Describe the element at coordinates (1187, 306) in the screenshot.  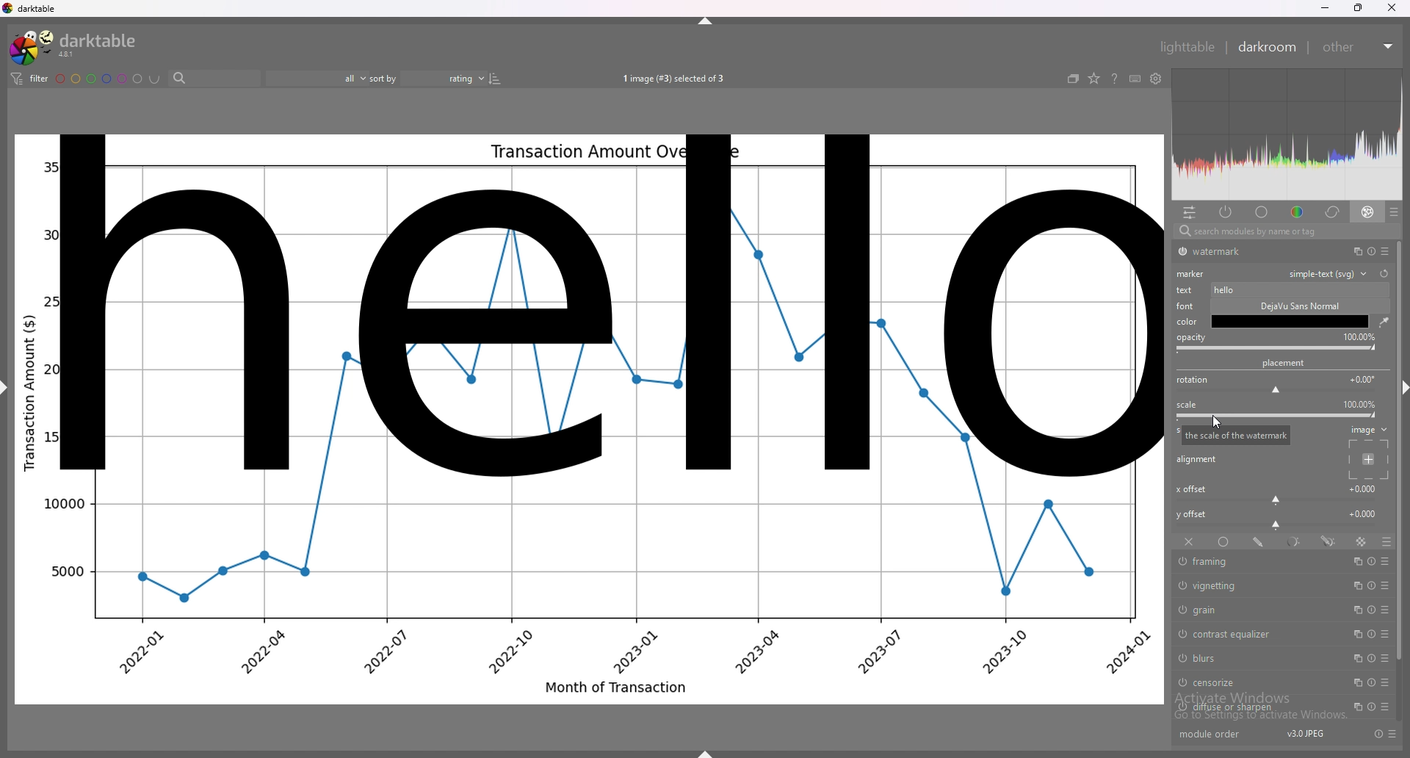
I see `font` at that location.